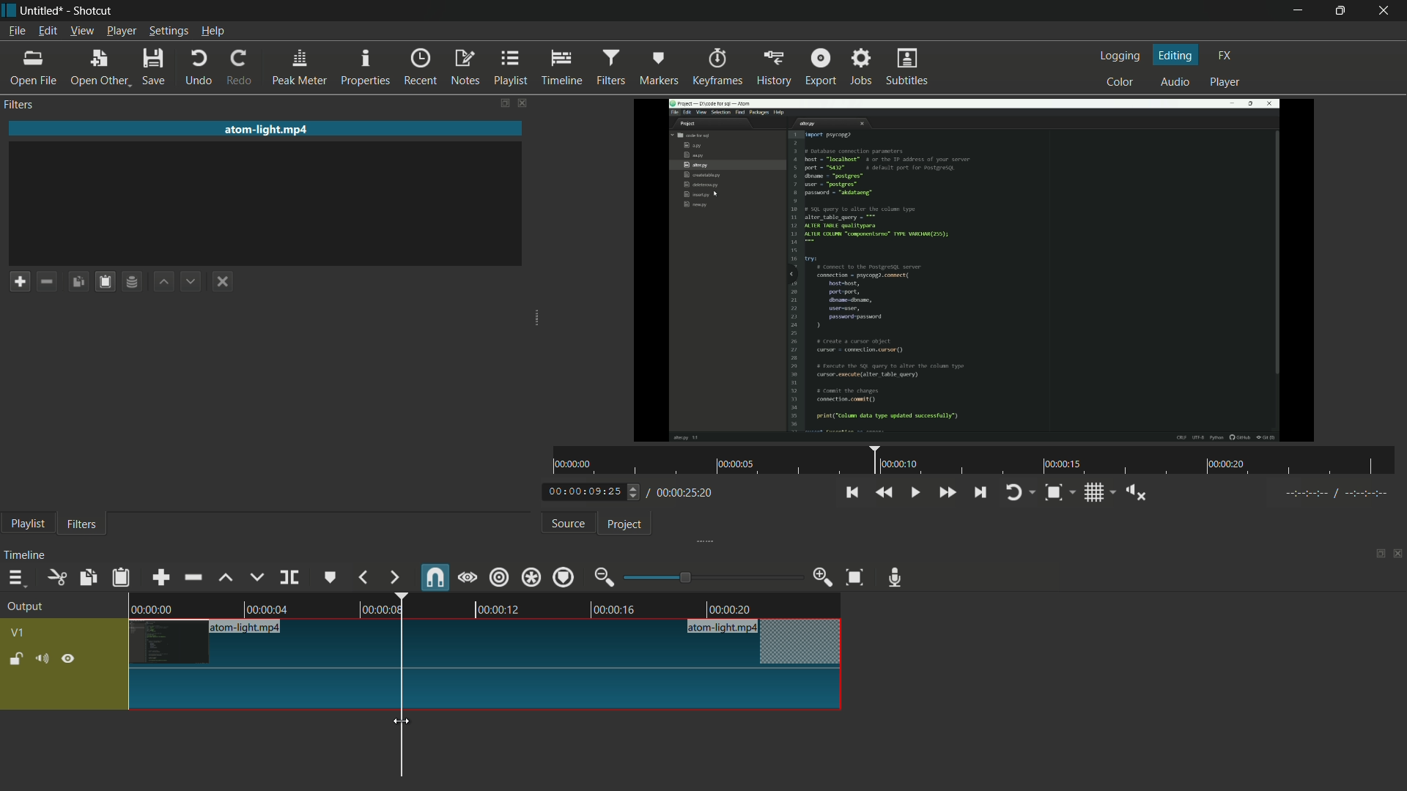 The width and height of the screenshot is (1407, 791). I want to click on add a filter, so click(20, 281).